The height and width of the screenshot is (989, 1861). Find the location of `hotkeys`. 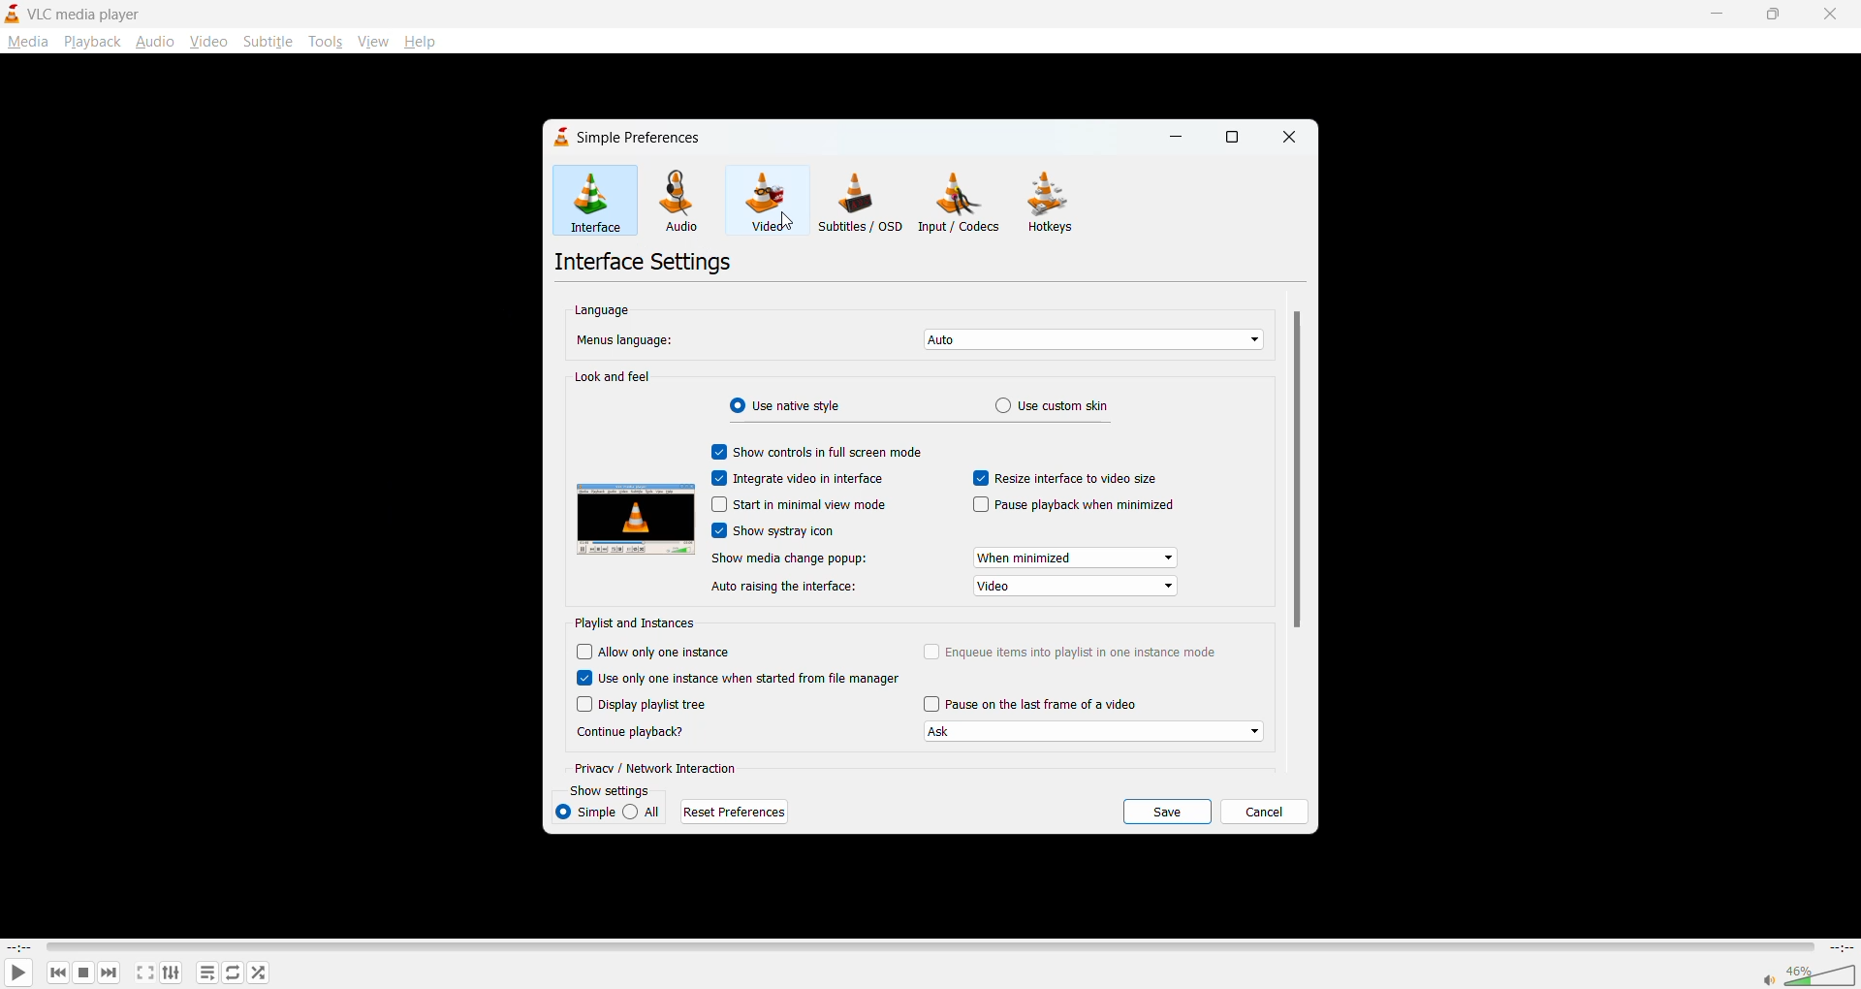

hotkeys is located at coordinates (1057, 205).